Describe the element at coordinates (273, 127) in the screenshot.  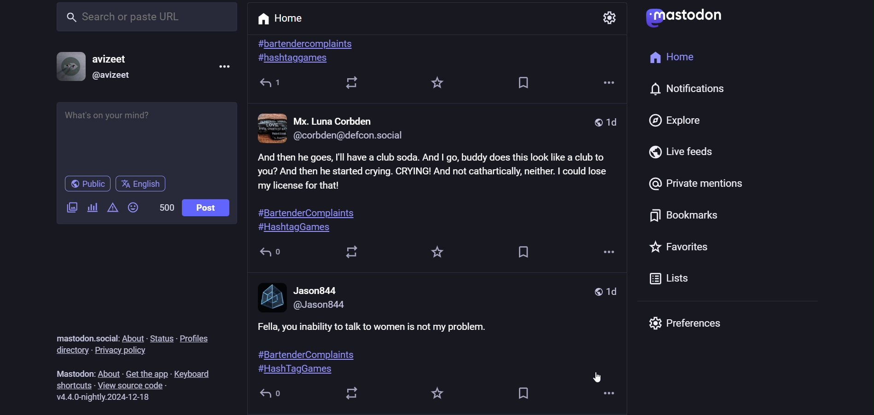
I see `image` at that location.